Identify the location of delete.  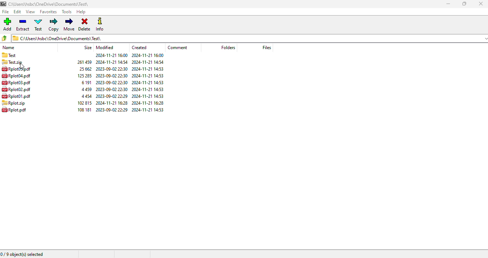
(85, 25).